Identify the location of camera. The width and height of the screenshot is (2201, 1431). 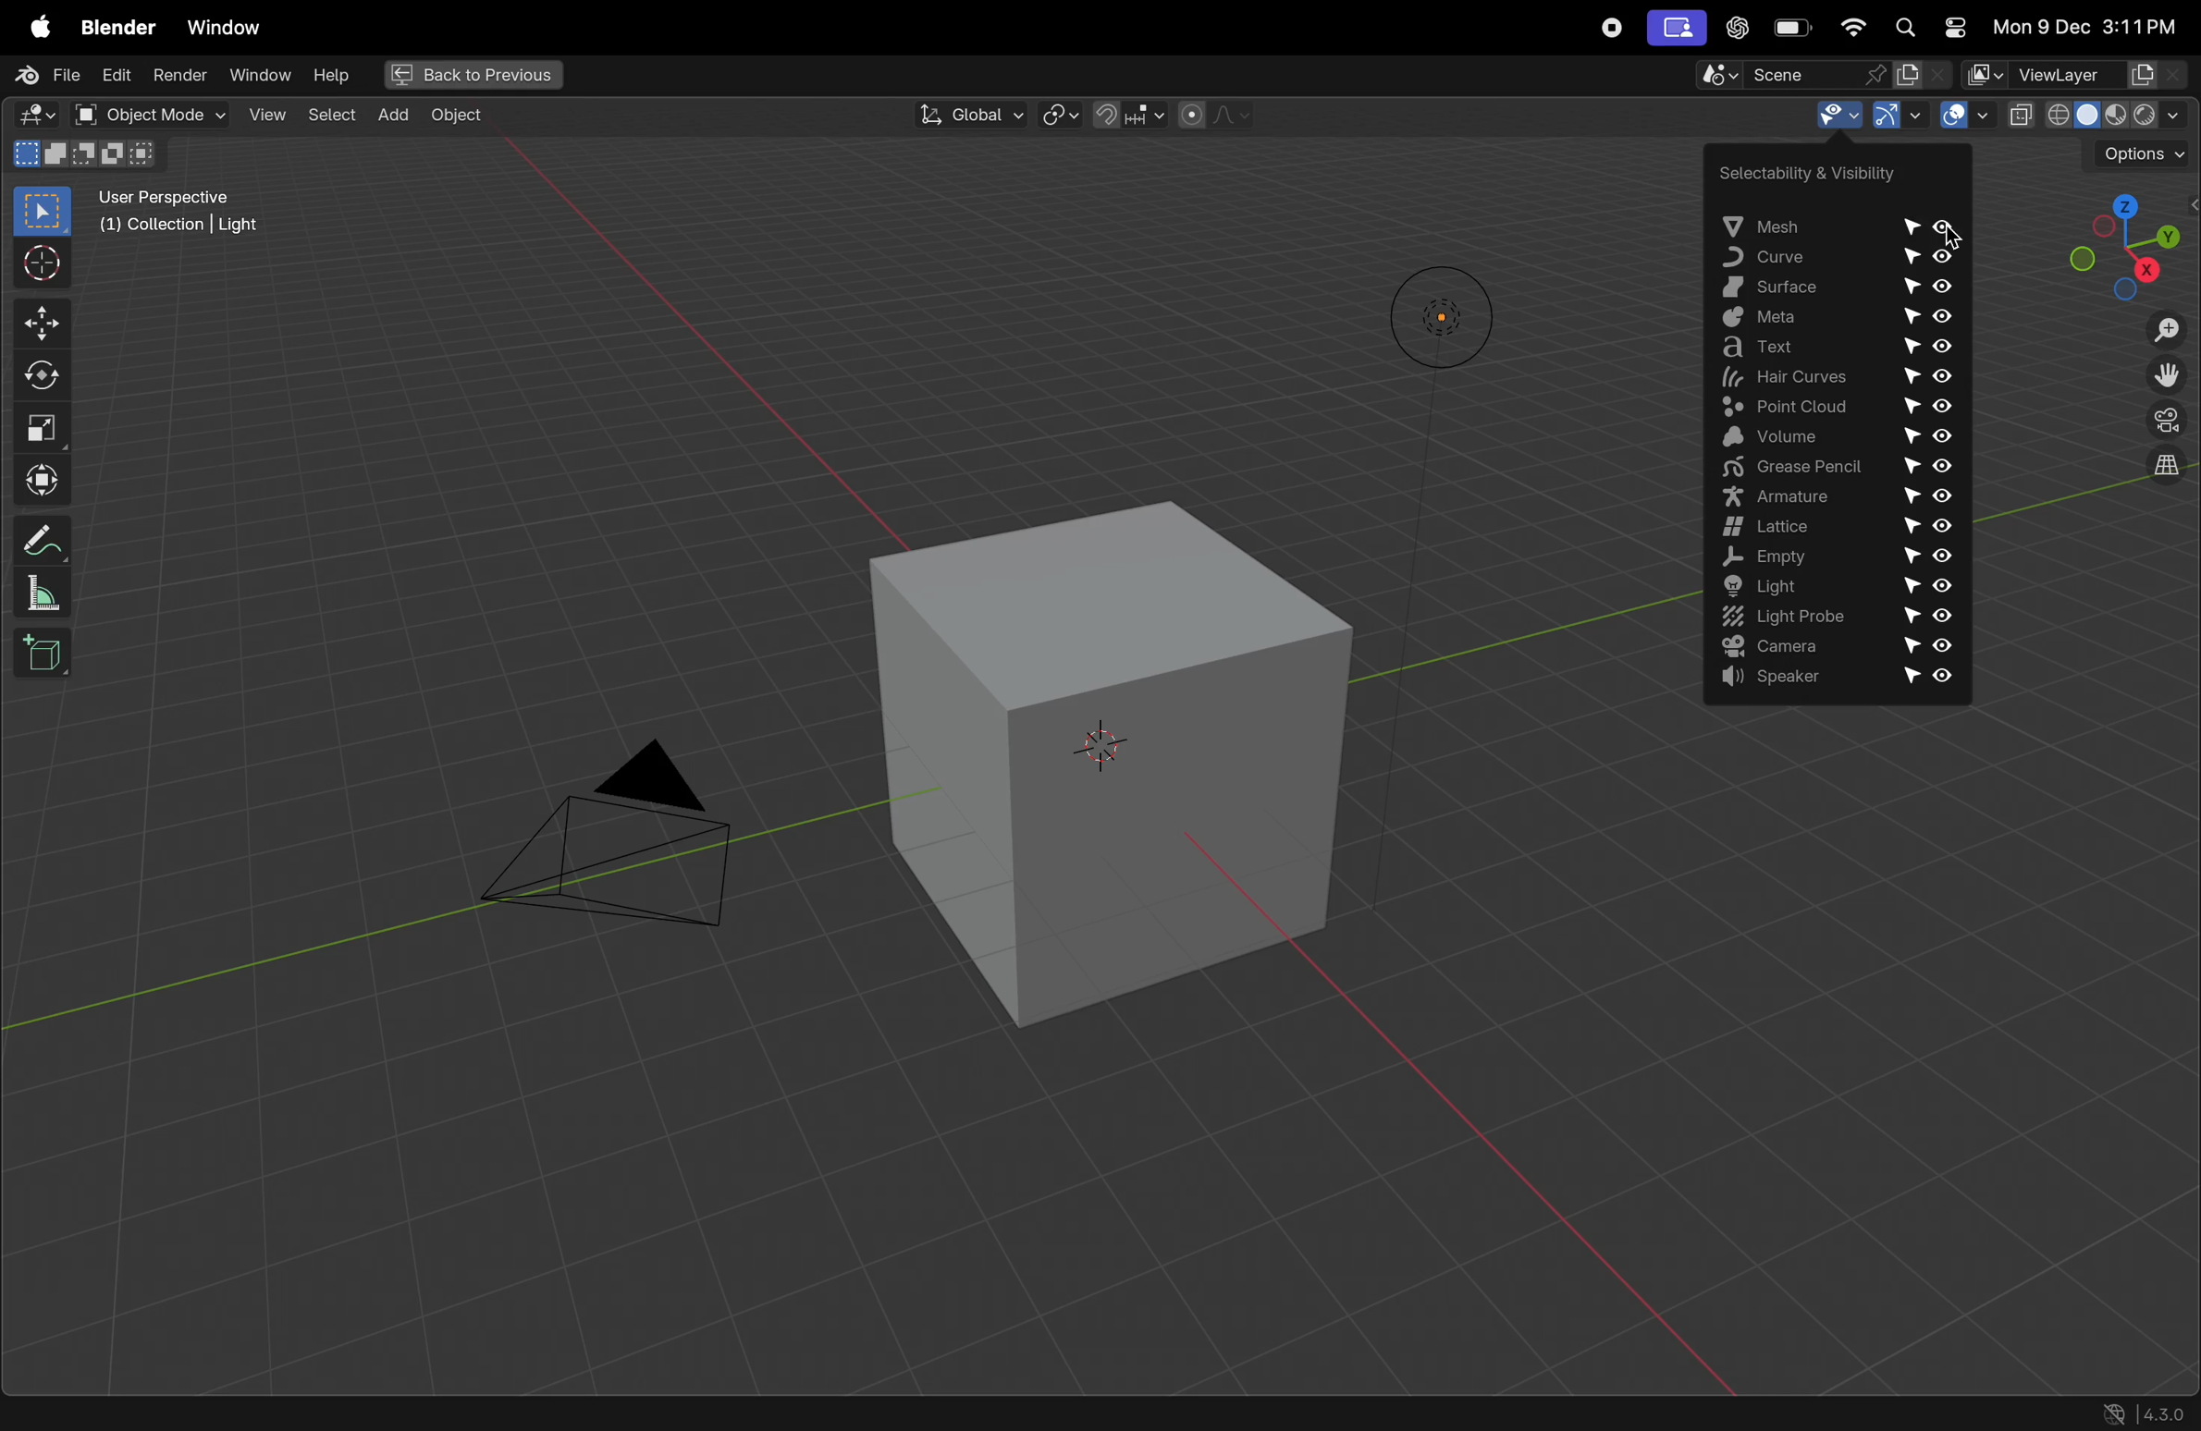
(611, 846).